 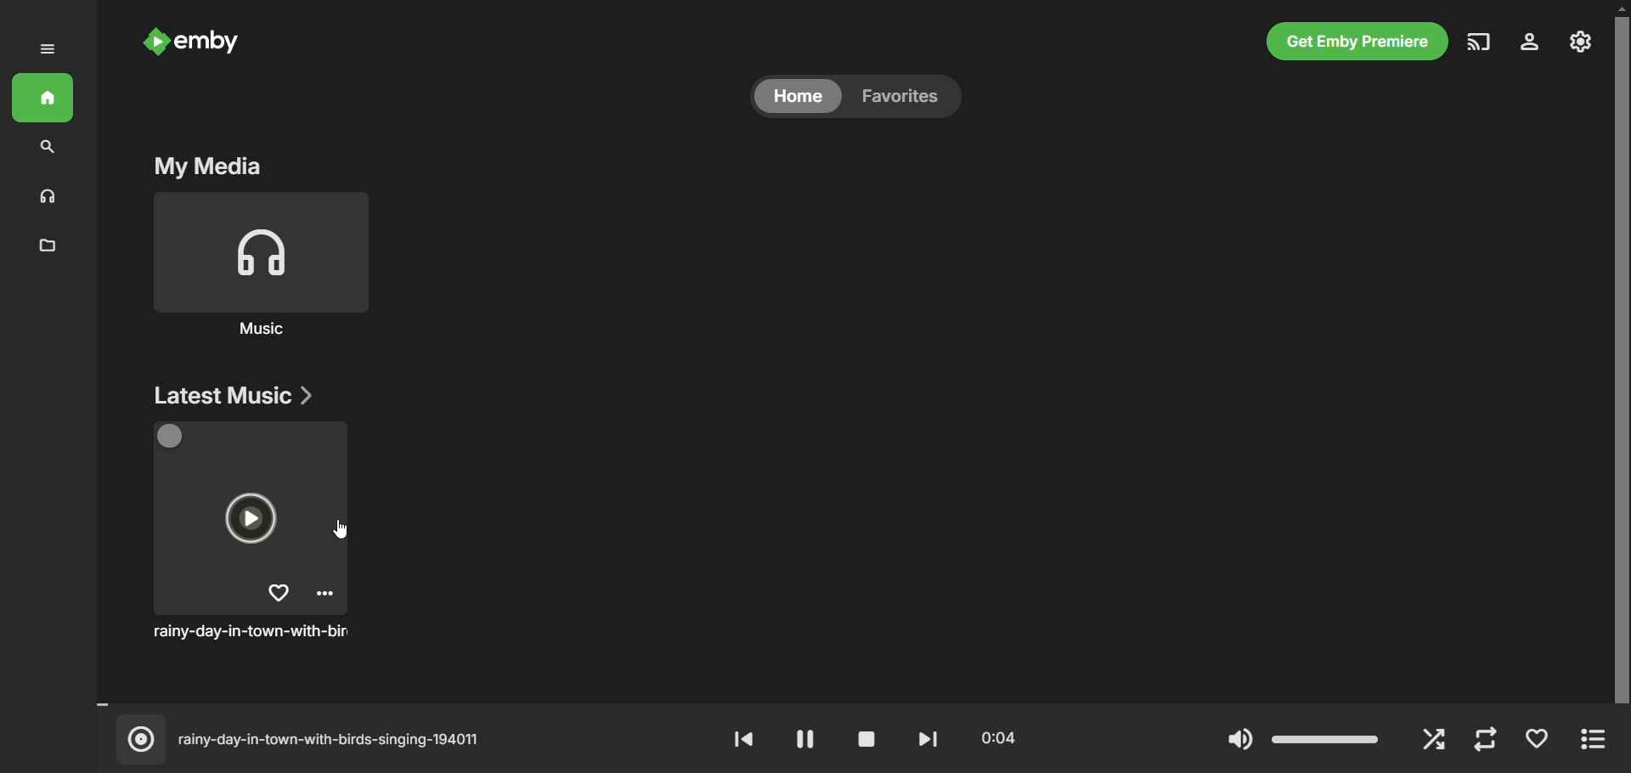 I want to click on settings, so click(x=1537, y=44).